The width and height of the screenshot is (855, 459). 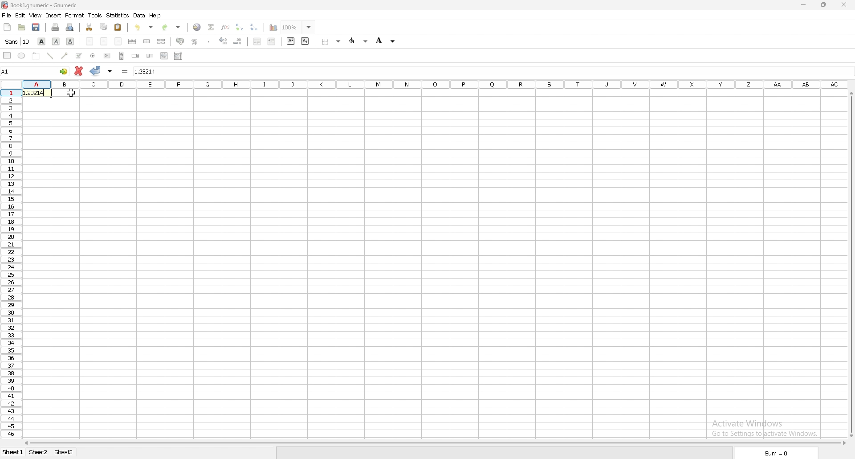 I want to click on print preview, so click(x=70, y=28).